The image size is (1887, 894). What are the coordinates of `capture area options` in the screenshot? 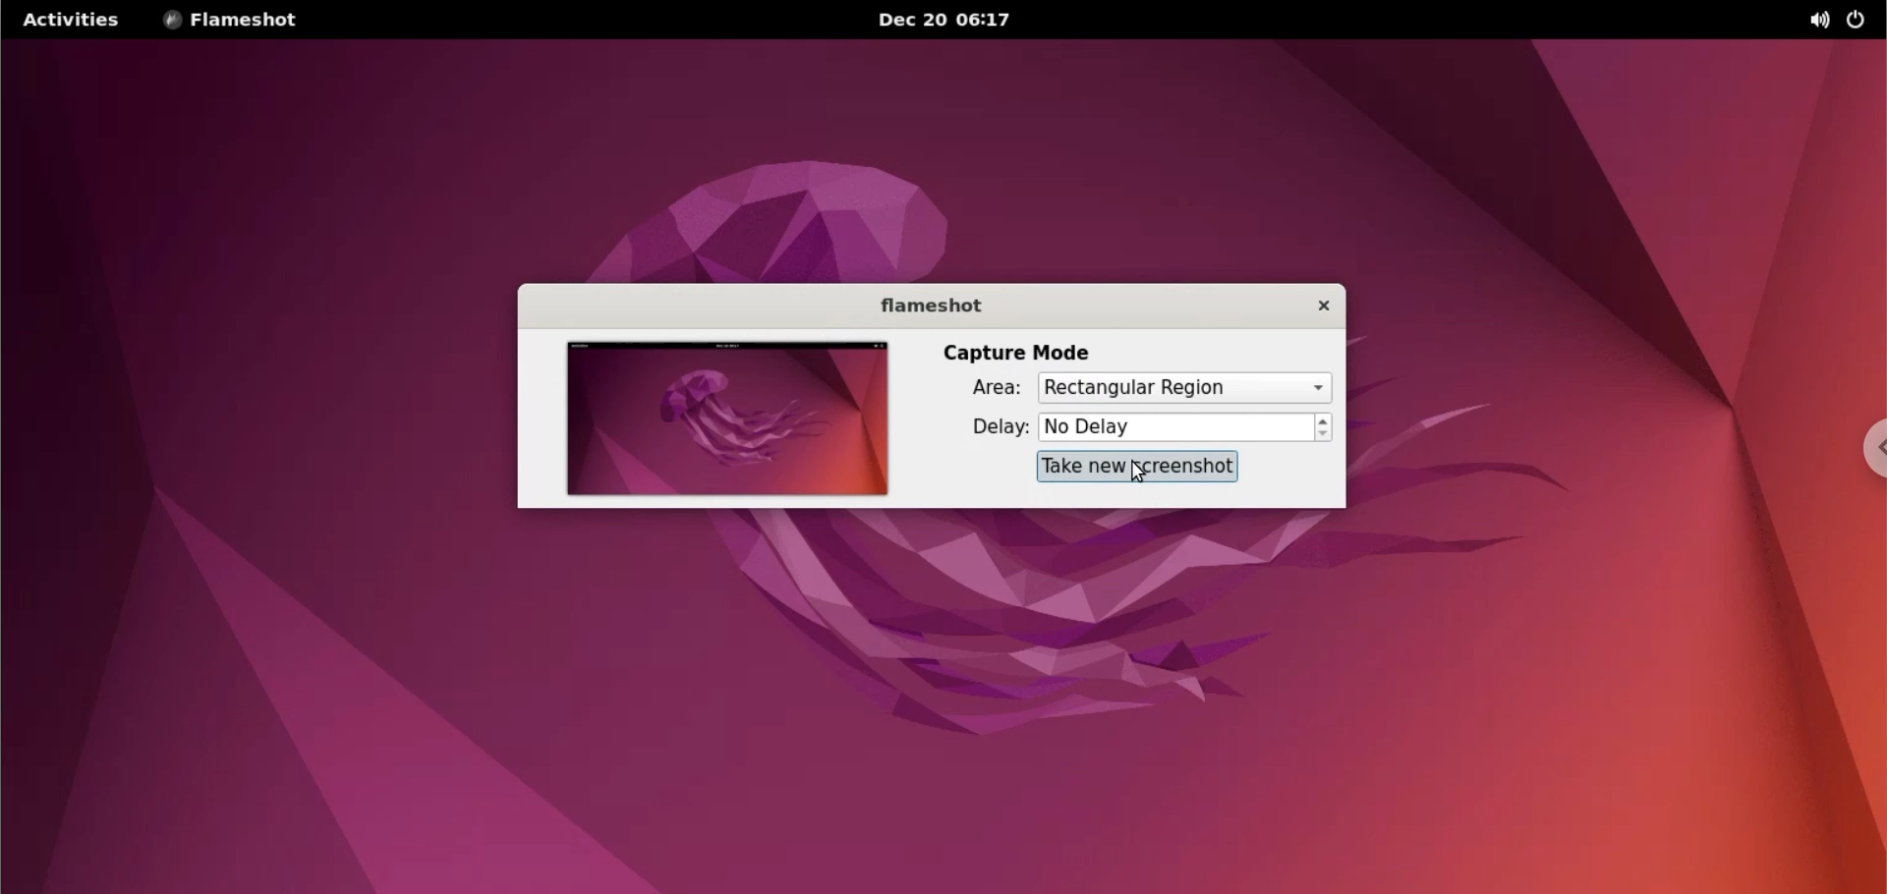 It's located at (1183, 388).